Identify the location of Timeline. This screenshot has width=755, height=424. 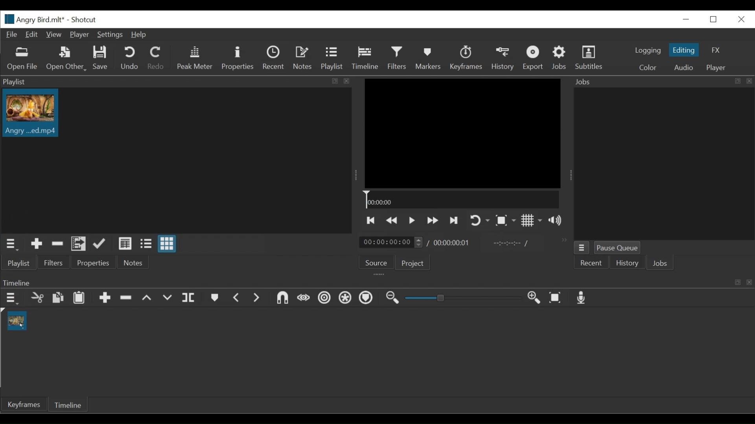
(365, 58).